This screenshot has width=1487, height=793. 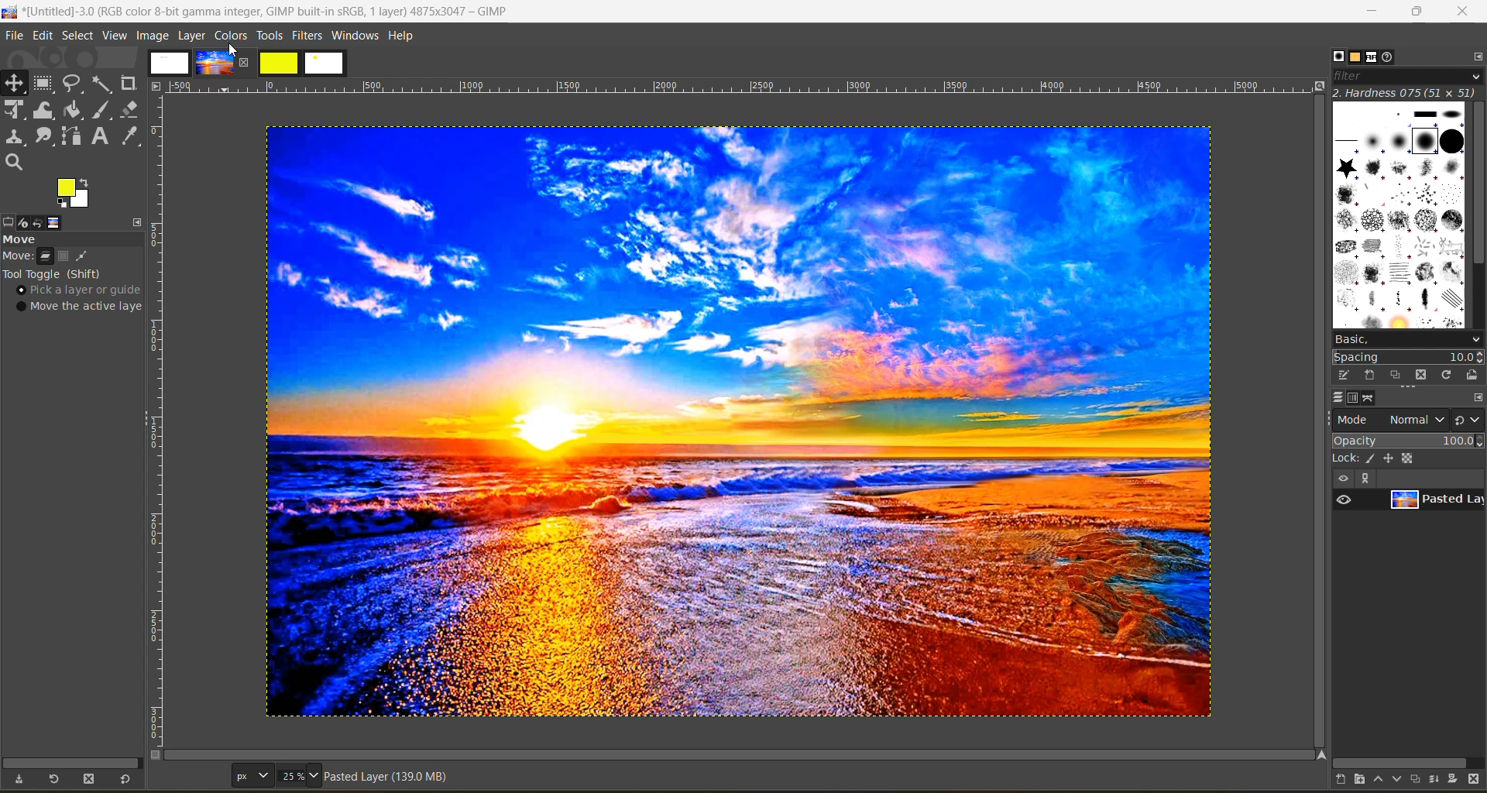 I want to click on reset to default, so click(x=125, y=778).